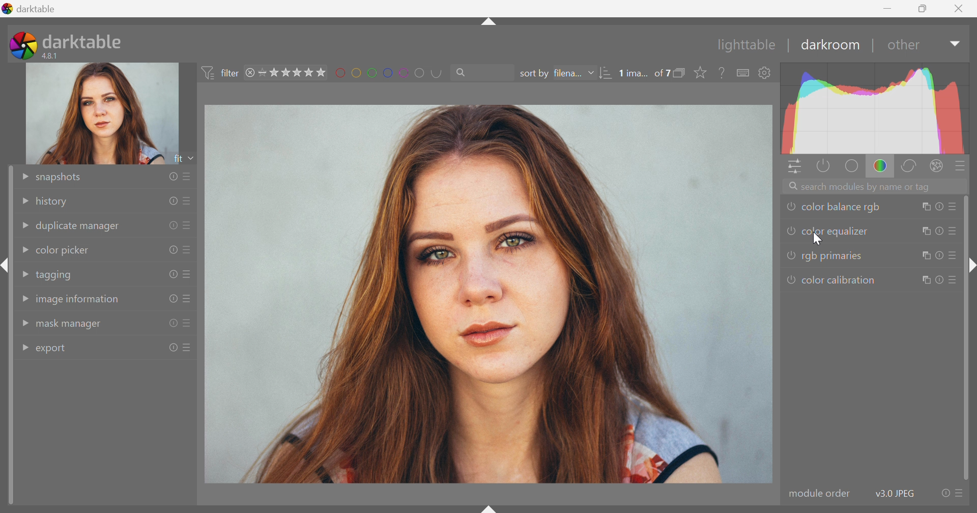 This screenshot has height=513, width=977. I want to click on darkroom, so click(831, 45).